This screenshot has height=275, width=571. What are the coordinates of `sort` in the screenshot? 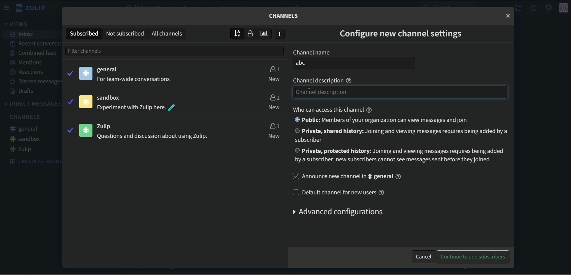 It's located at (237, 33).